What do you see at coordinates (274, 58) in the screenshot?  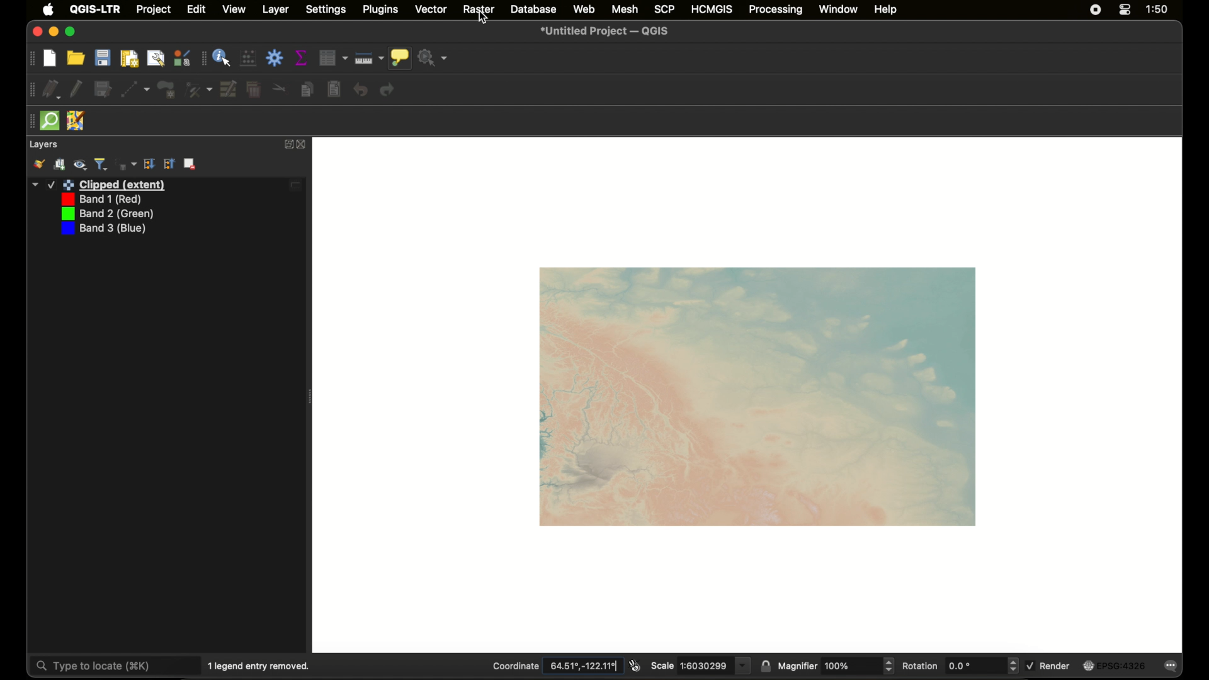 I see `toolbox` at bounding box center [274, 58].